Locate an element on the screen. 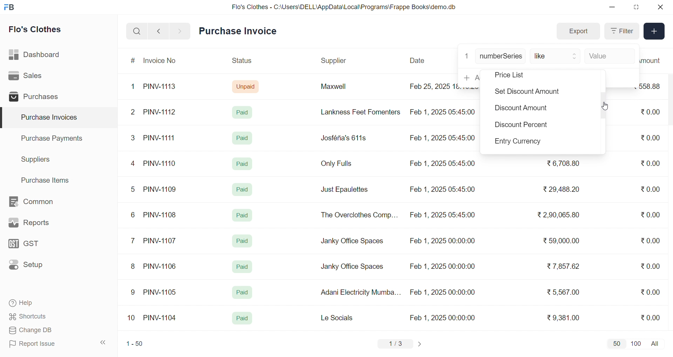  ₹0.00 is located at coordinates (650, 163).